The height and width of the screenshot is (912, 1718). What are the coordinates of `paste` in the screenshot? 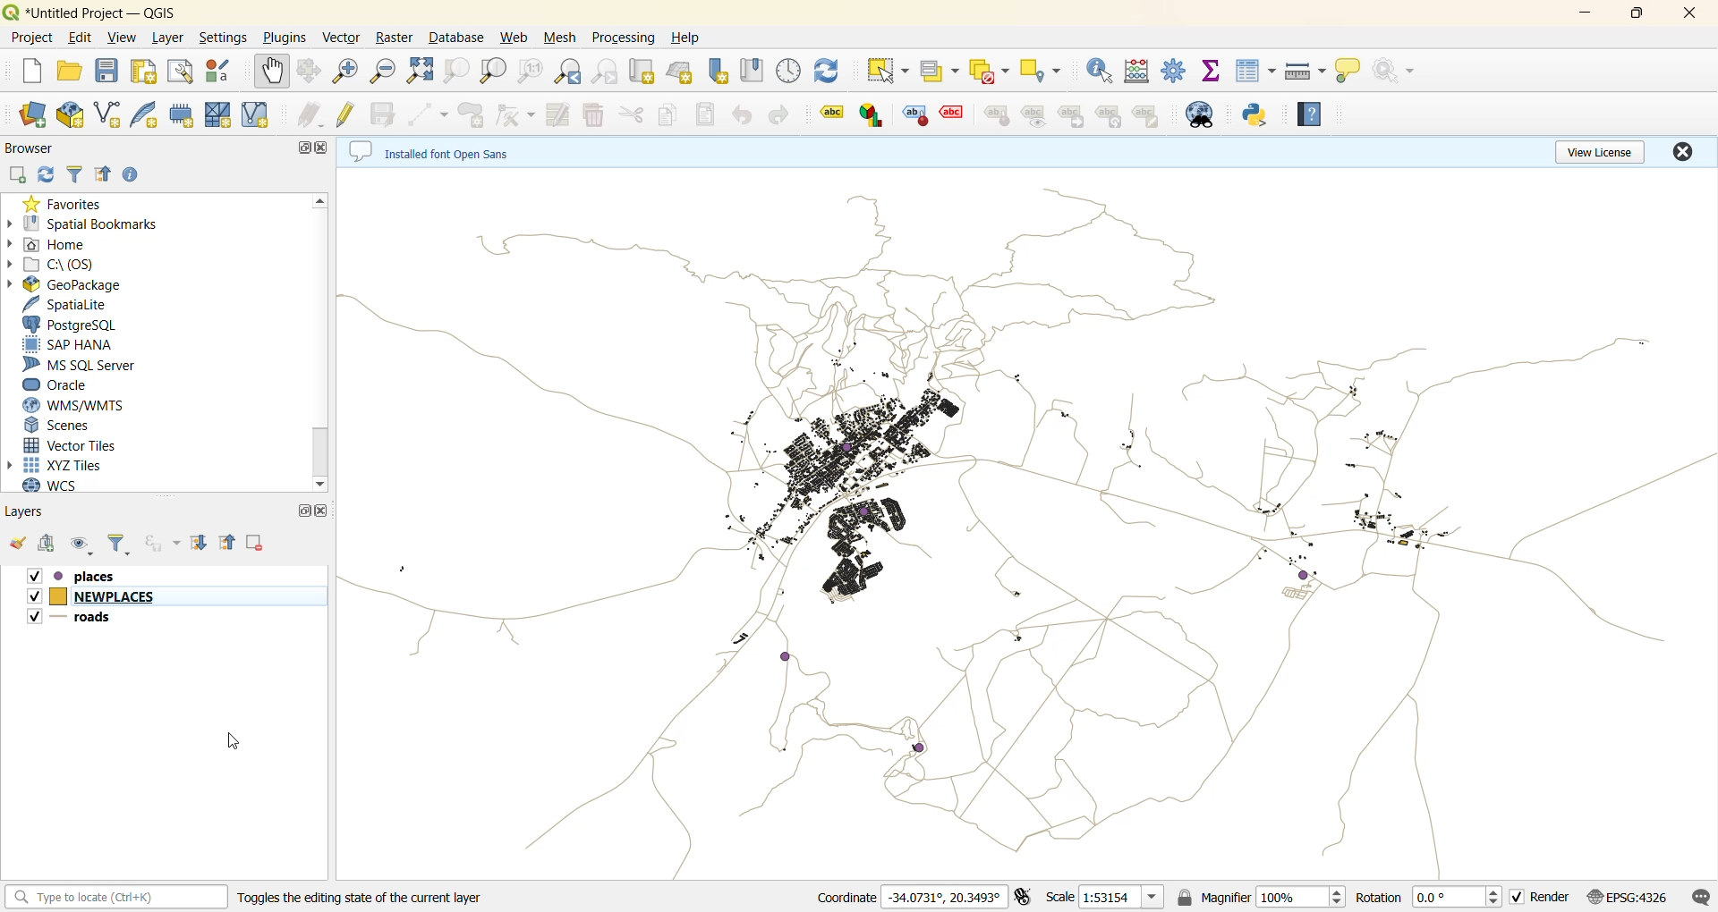 It's located at (708, 116).